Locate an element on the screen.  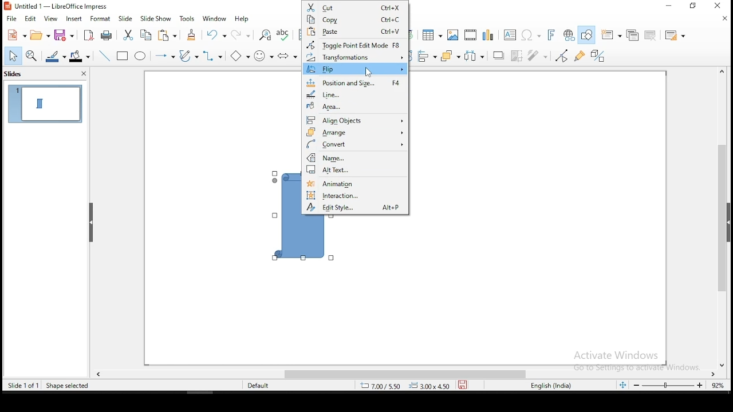
0.00x0.00 is located at coordinates (429, 387).